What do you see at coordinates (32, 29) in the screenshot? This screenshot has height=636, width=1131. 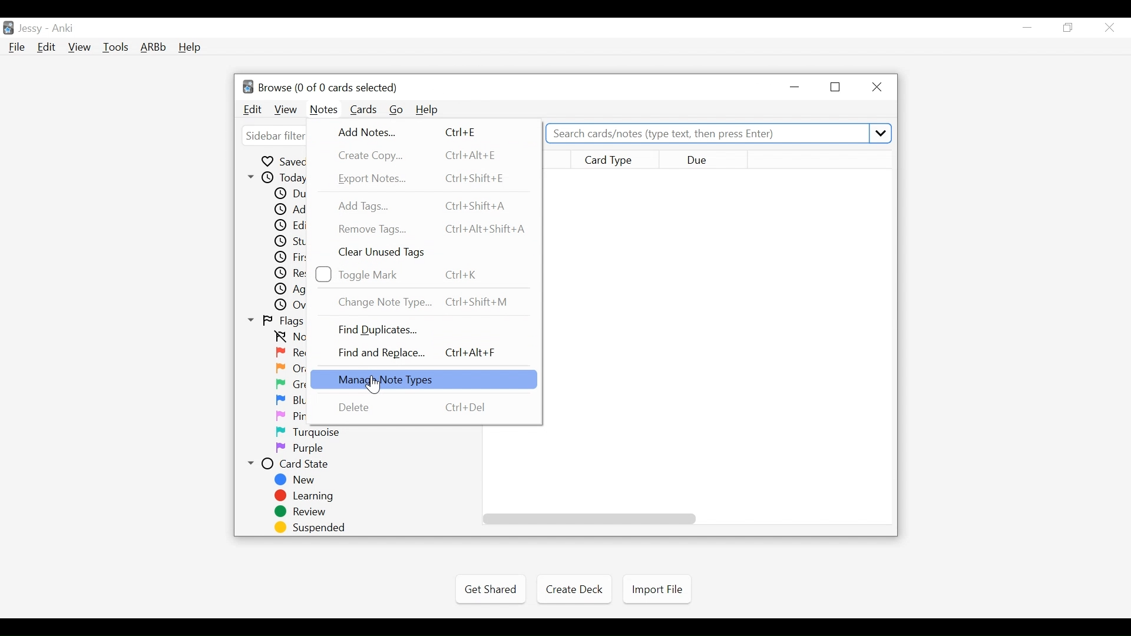 I see `User Nmae` at bounding box center [32, 29].